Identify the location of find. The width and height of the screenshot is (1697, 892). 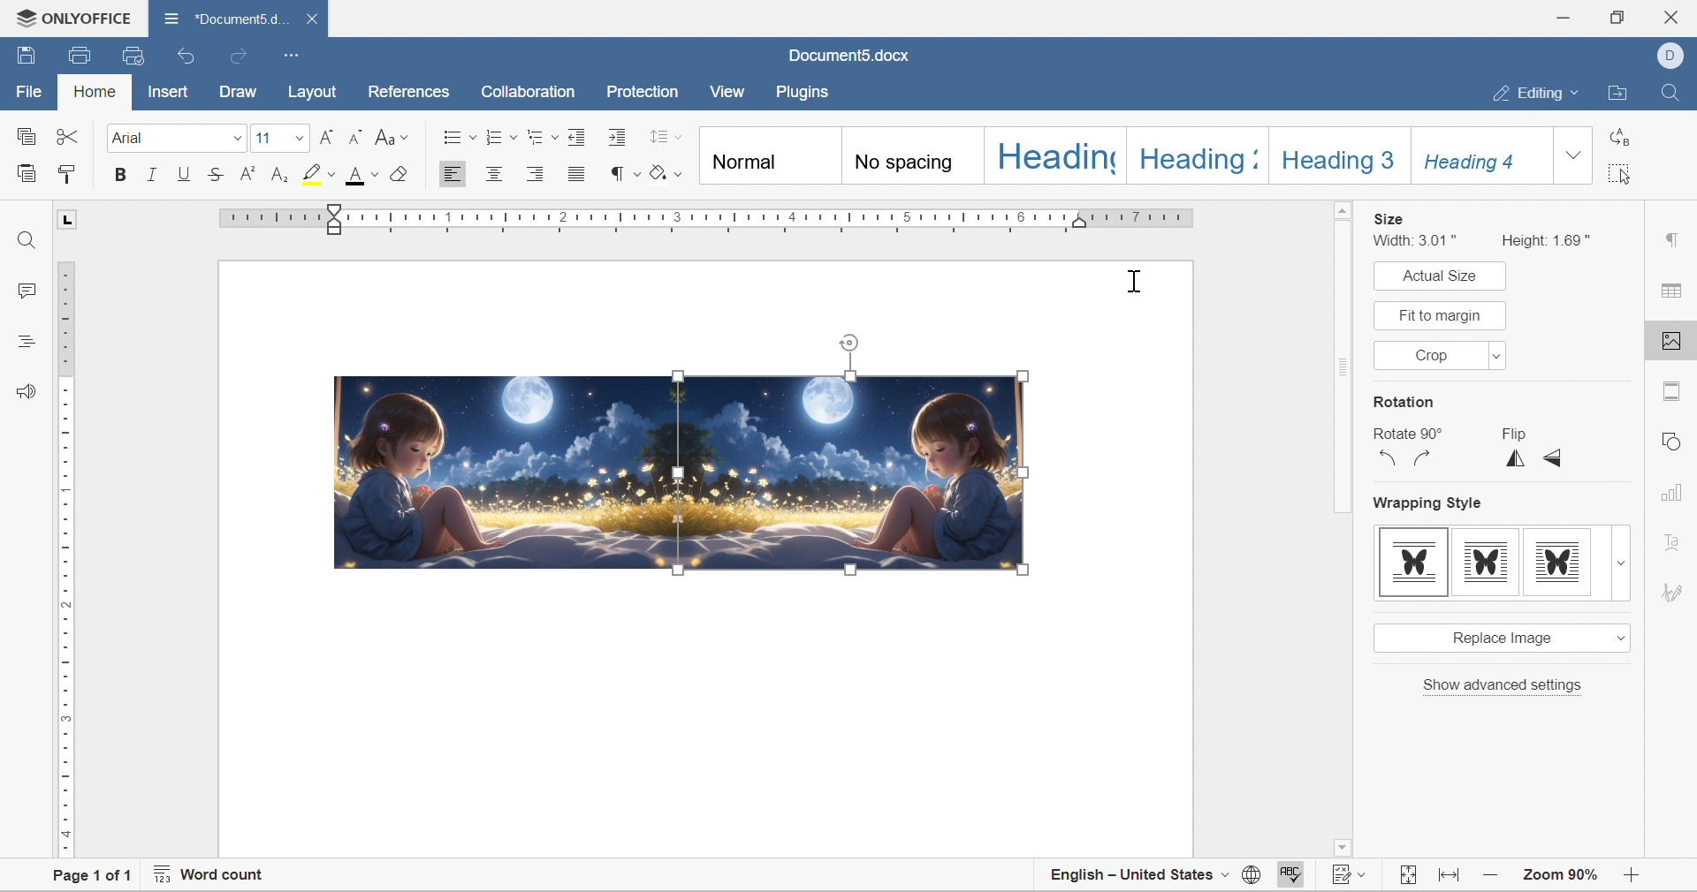
(27, 242).